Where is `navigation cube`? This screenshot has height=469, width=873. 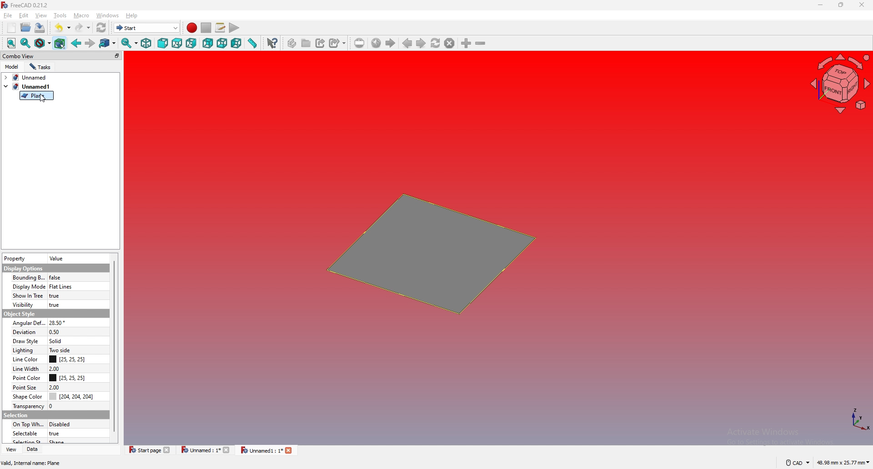
navigation cube is located at coordinates (839, 84).